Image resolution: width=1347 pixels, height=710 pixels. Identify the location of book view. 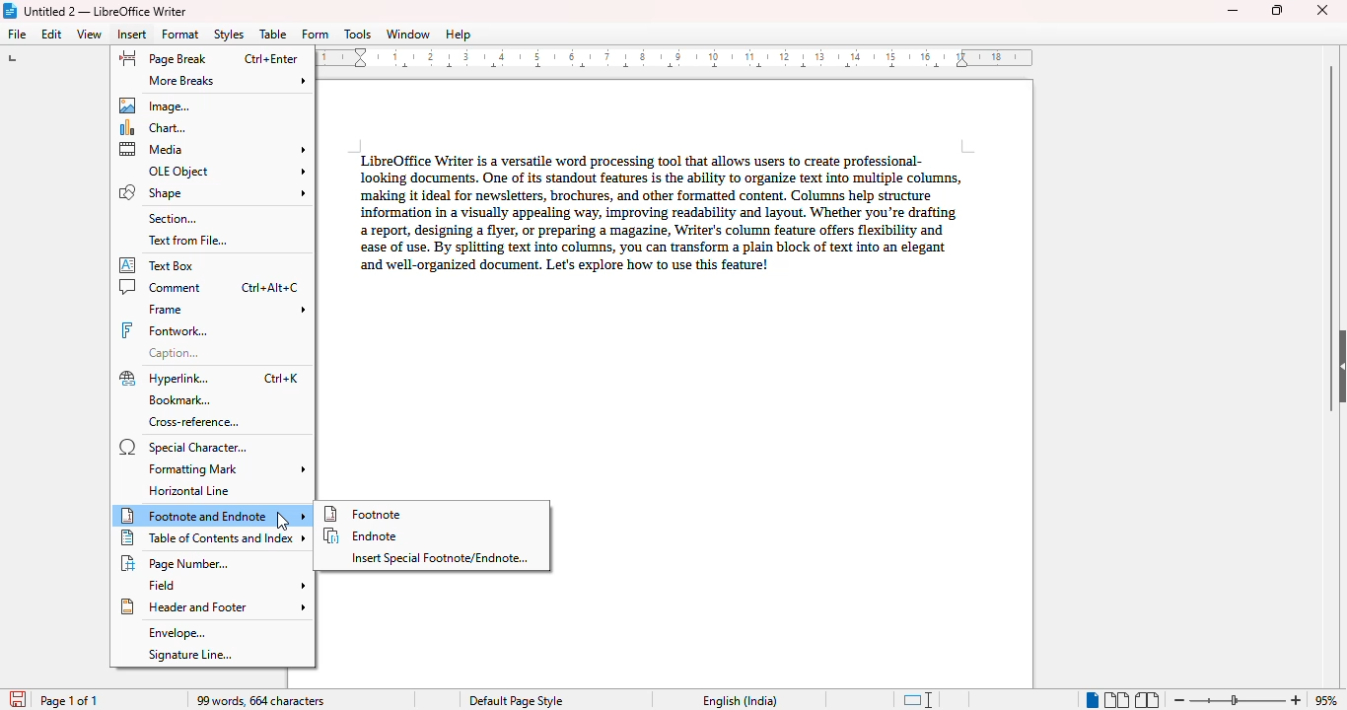
(1146, 699).